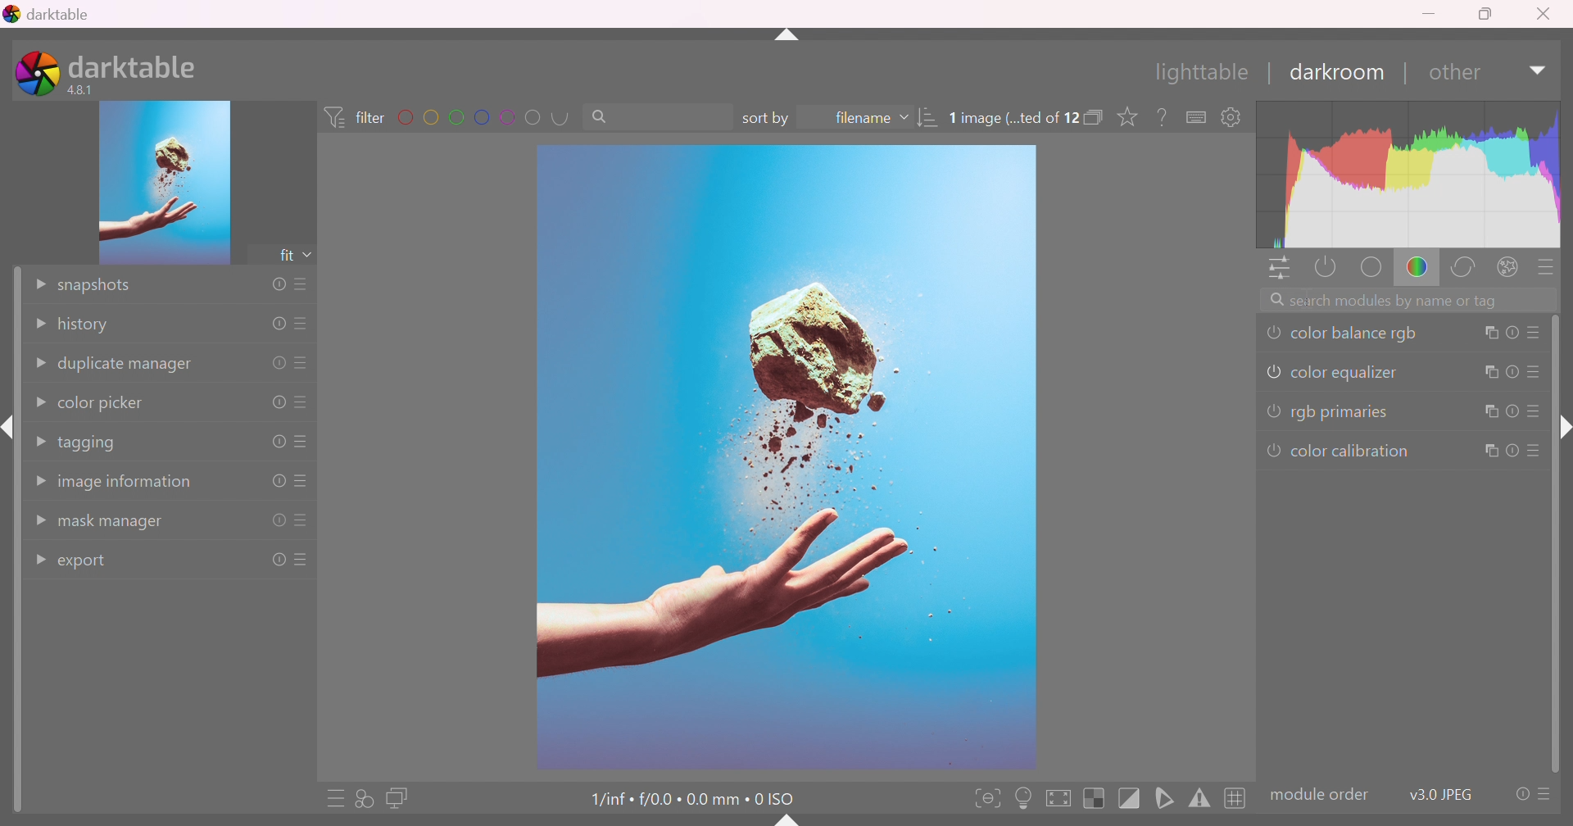 The height and width of the screenshot is (826, 1573). Describe the element at coordinates (1467, 269) in the screenshot. I see `correct` at that location.